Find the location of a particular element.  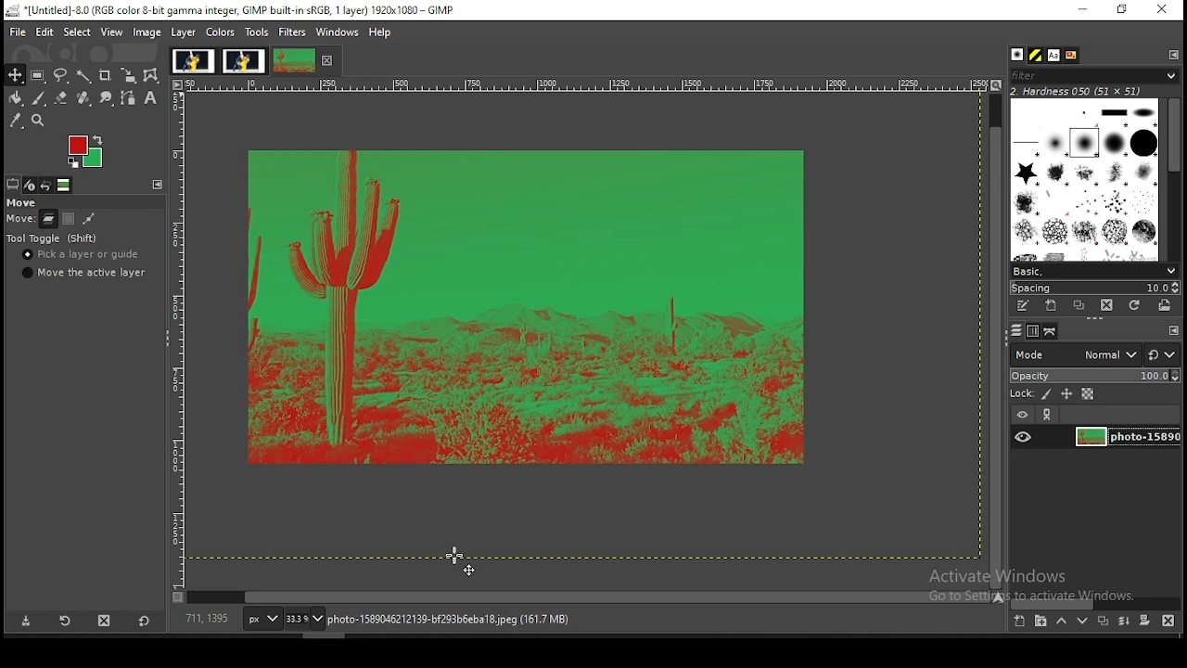

move paths is located at coordinates (88, 219).